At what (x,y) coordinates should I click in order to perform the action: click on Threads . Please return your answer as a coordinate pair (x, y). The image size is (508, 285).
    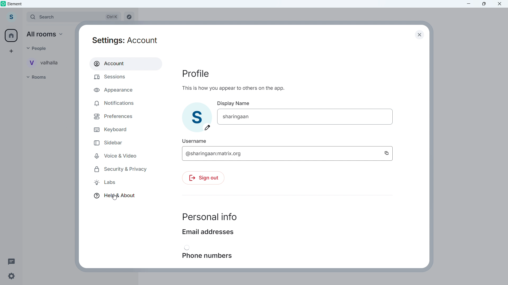
    Looking at the image, I should click on (12, 261).